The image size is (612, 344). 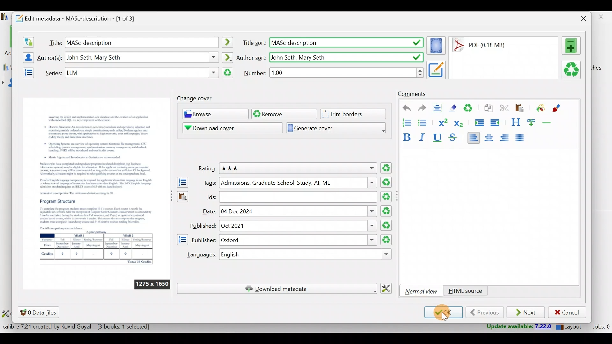 What do you see at coordinates (347, 72) in the screenshot?
I see `` at bounding box center [347, 72].